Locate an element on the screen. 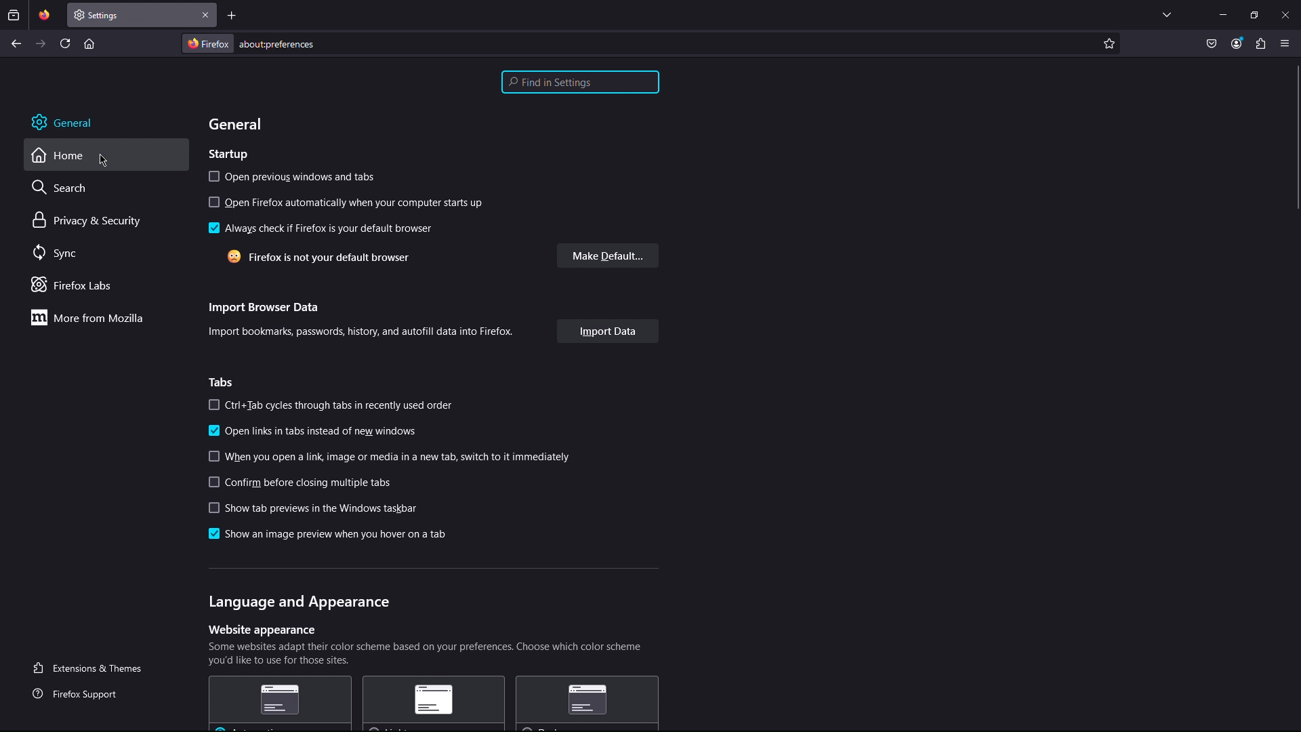 The height and width of the screenshot is (732, 1301). Appearance option 2 is located at coordinates (434, 703).